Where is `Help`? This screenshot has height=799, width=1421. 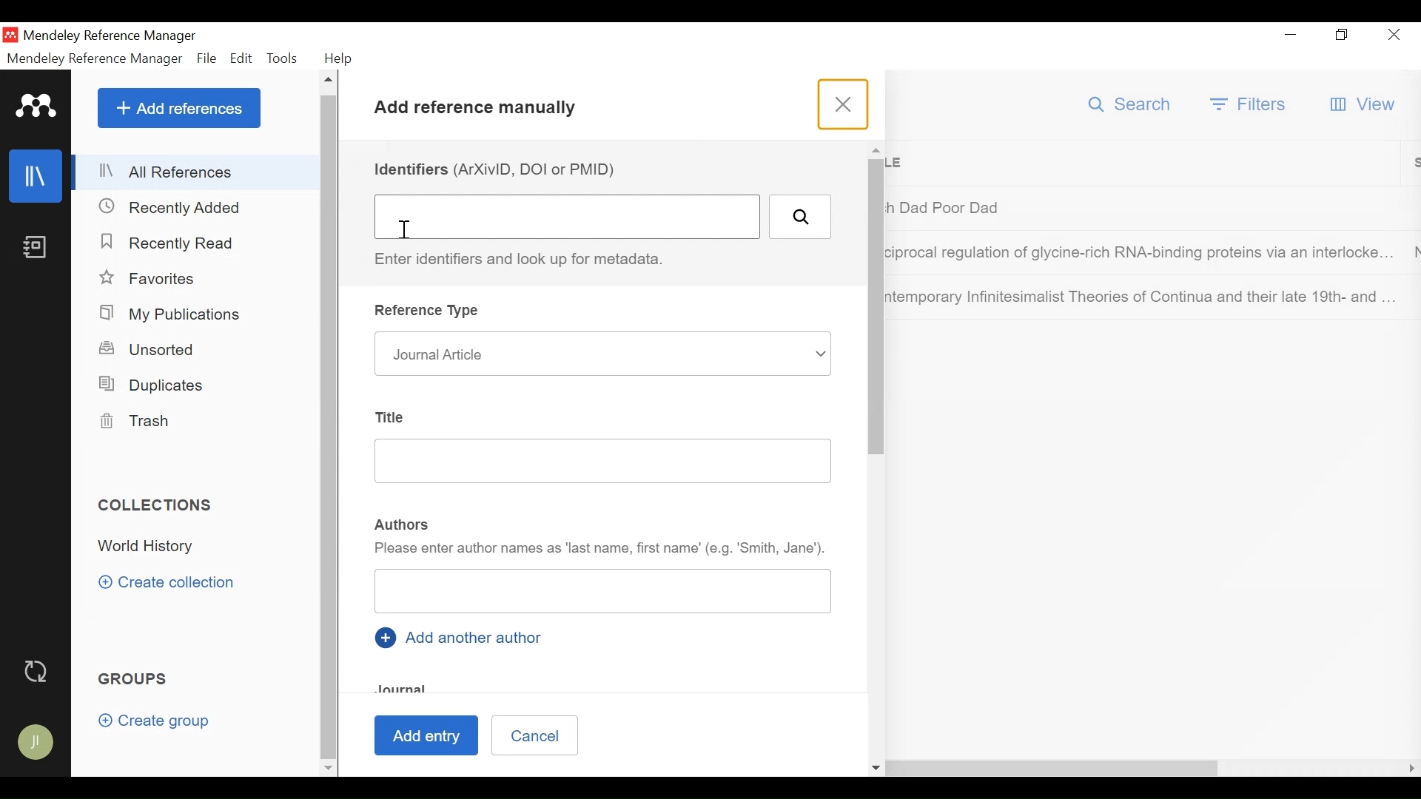
Help is located at coordinates (338, 58).